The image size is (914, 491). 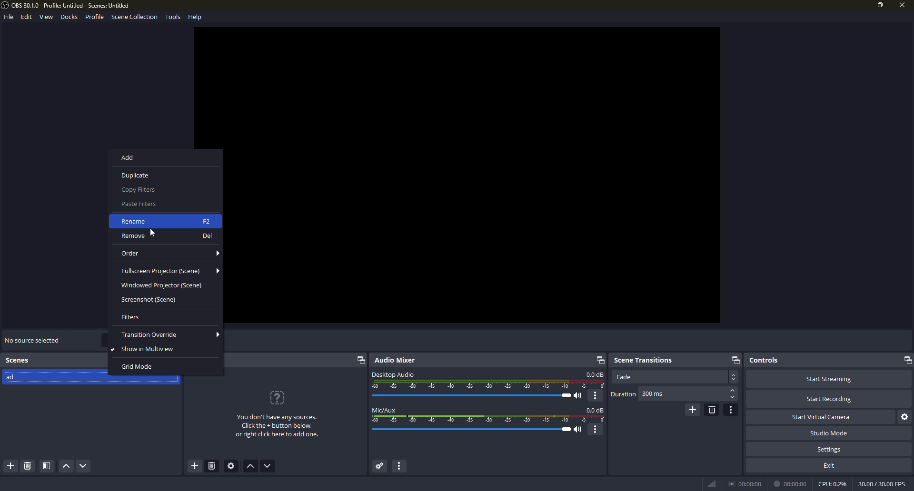 What do you see at coordinates (165, 301) in the screenshot?
I see `Screenshot (Scene)` at bounding box center [165, 301].